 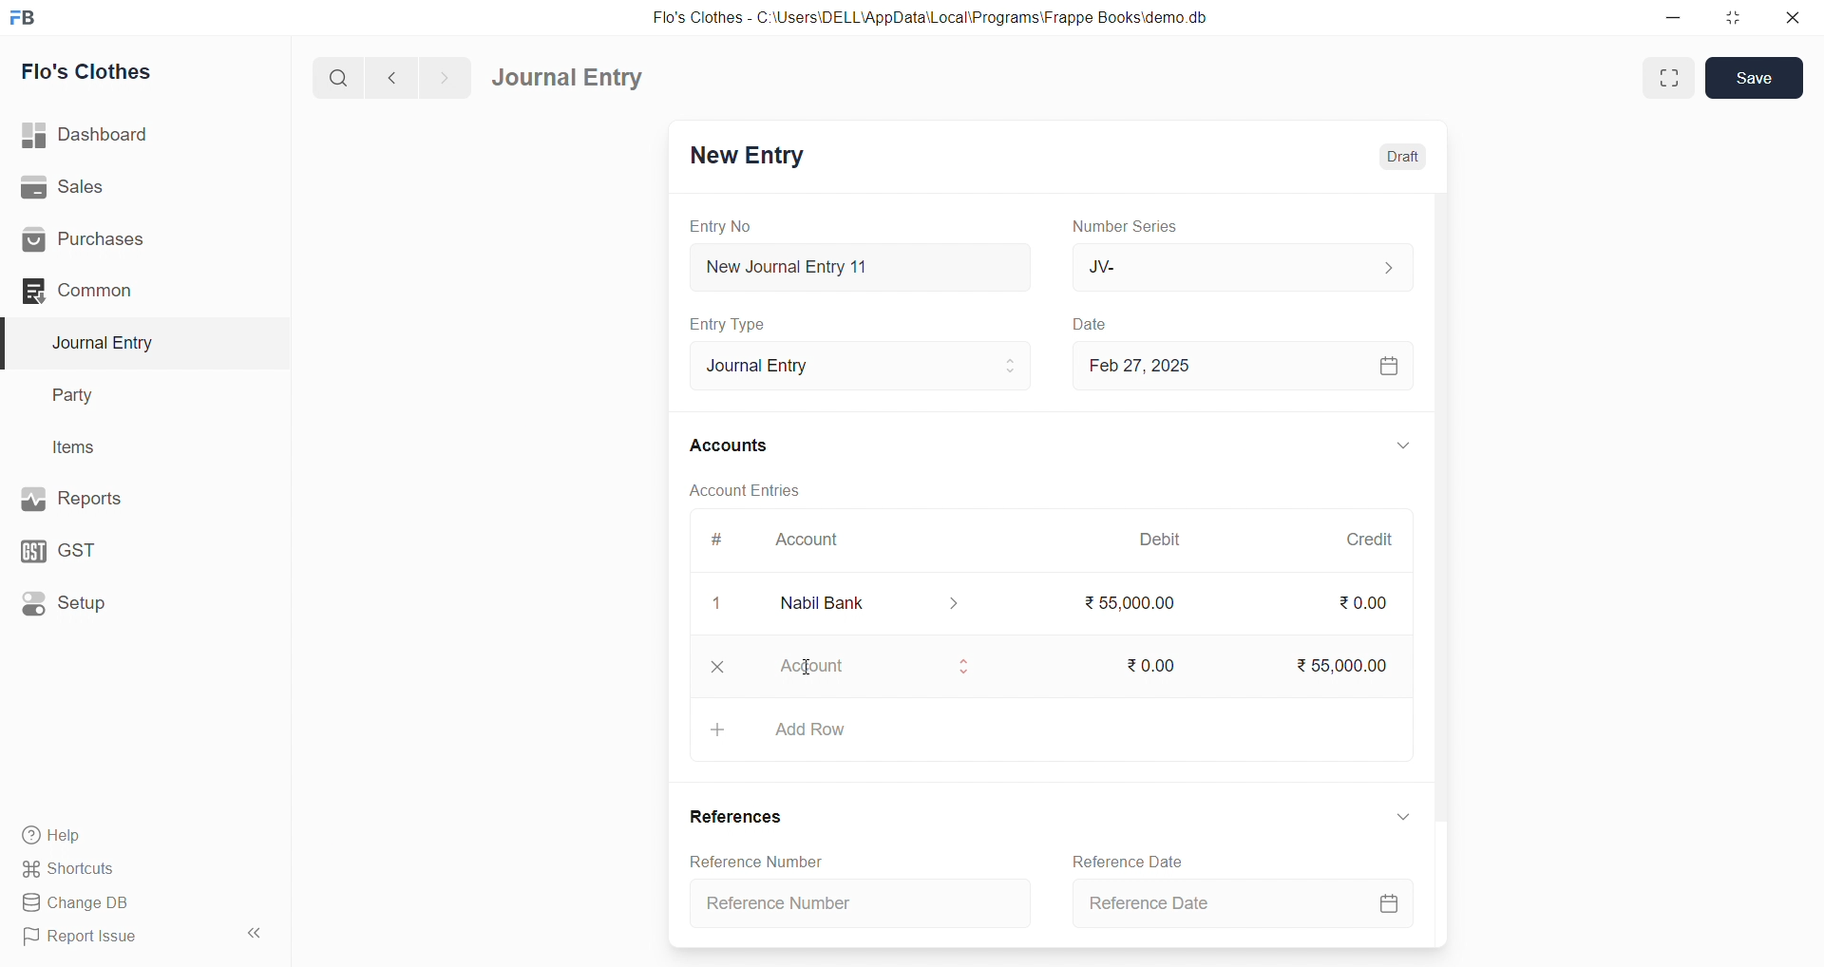 I want to click on #, so click(x=716, y=539).